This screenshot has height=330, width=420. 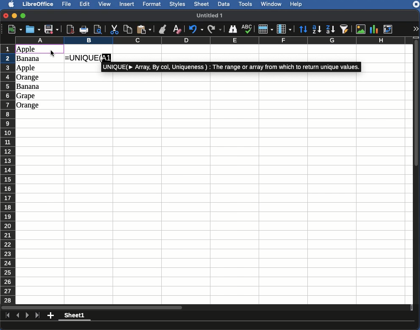 I want to click on Scroll, so click(x=206, y=308).